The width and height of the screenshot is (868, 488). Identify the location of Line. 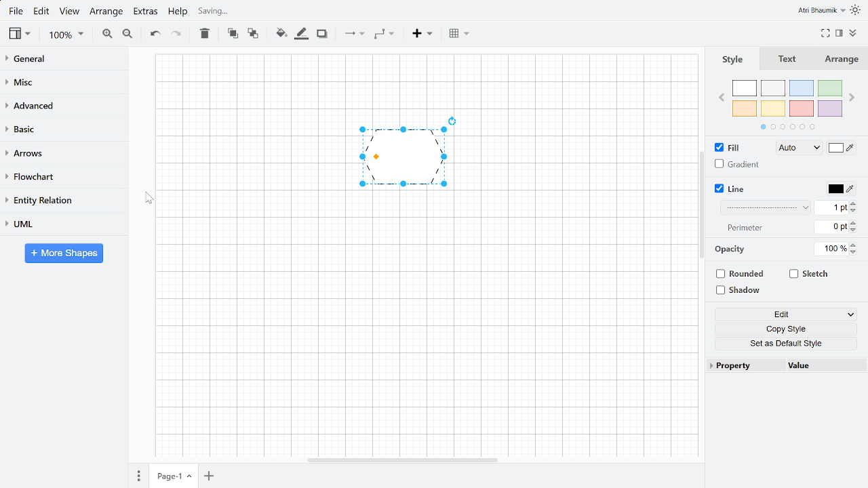
(728, 189).